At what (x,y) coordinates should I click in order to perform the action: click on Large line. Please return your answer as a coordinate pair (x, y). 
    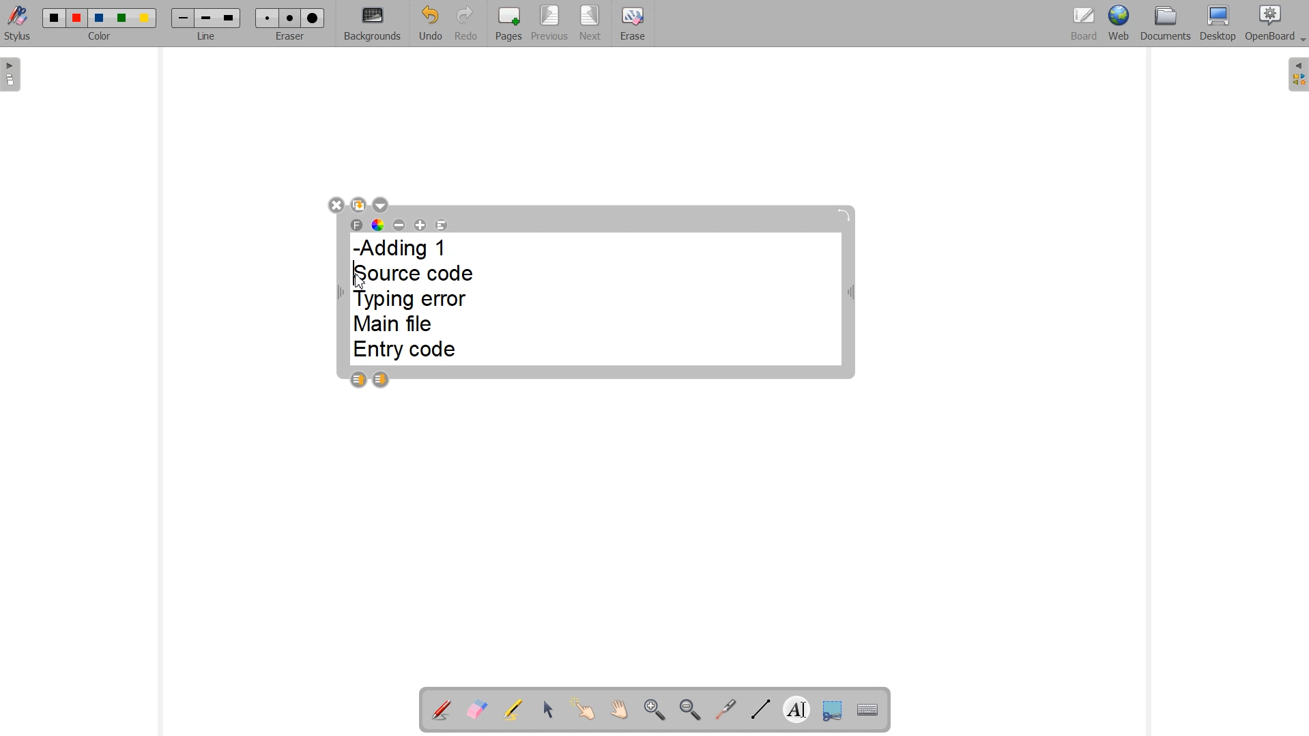
    Looking at the image, I should click on (230, 18).